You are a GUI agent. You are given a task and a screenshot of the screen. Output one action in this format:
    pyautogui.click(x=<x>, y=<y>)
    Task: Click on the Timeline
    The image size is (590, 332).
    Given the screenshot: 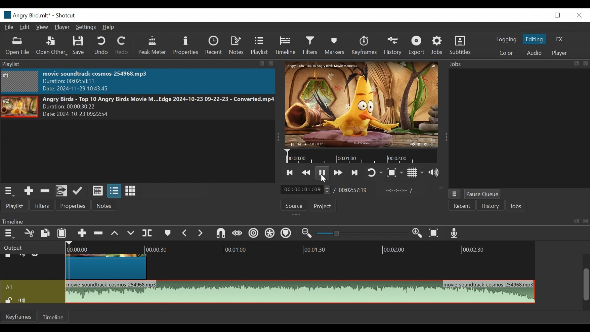 What is the action you would take?
    pyautogui.click(x=366, y=158)
    